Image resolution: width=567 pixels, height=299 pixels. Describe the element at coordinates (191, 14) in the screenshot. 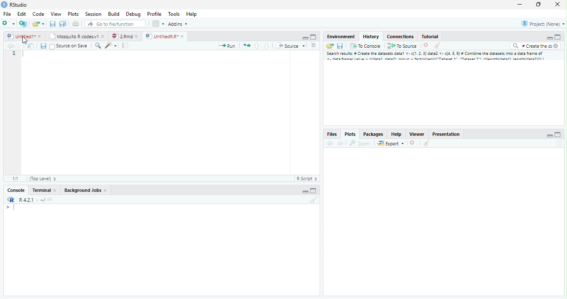

I see `Help` at that location.